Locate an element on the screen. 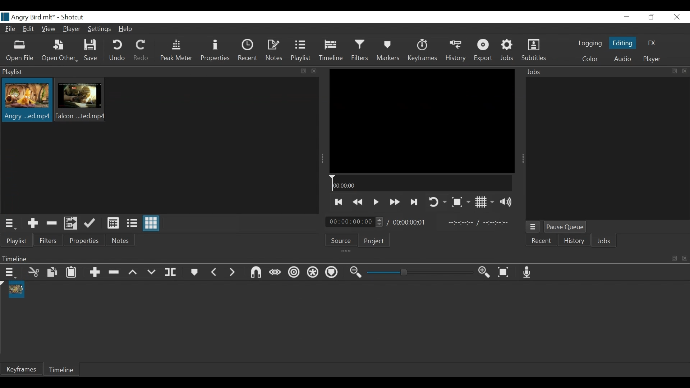  Previous Marker is located at coordinates (215, 272).